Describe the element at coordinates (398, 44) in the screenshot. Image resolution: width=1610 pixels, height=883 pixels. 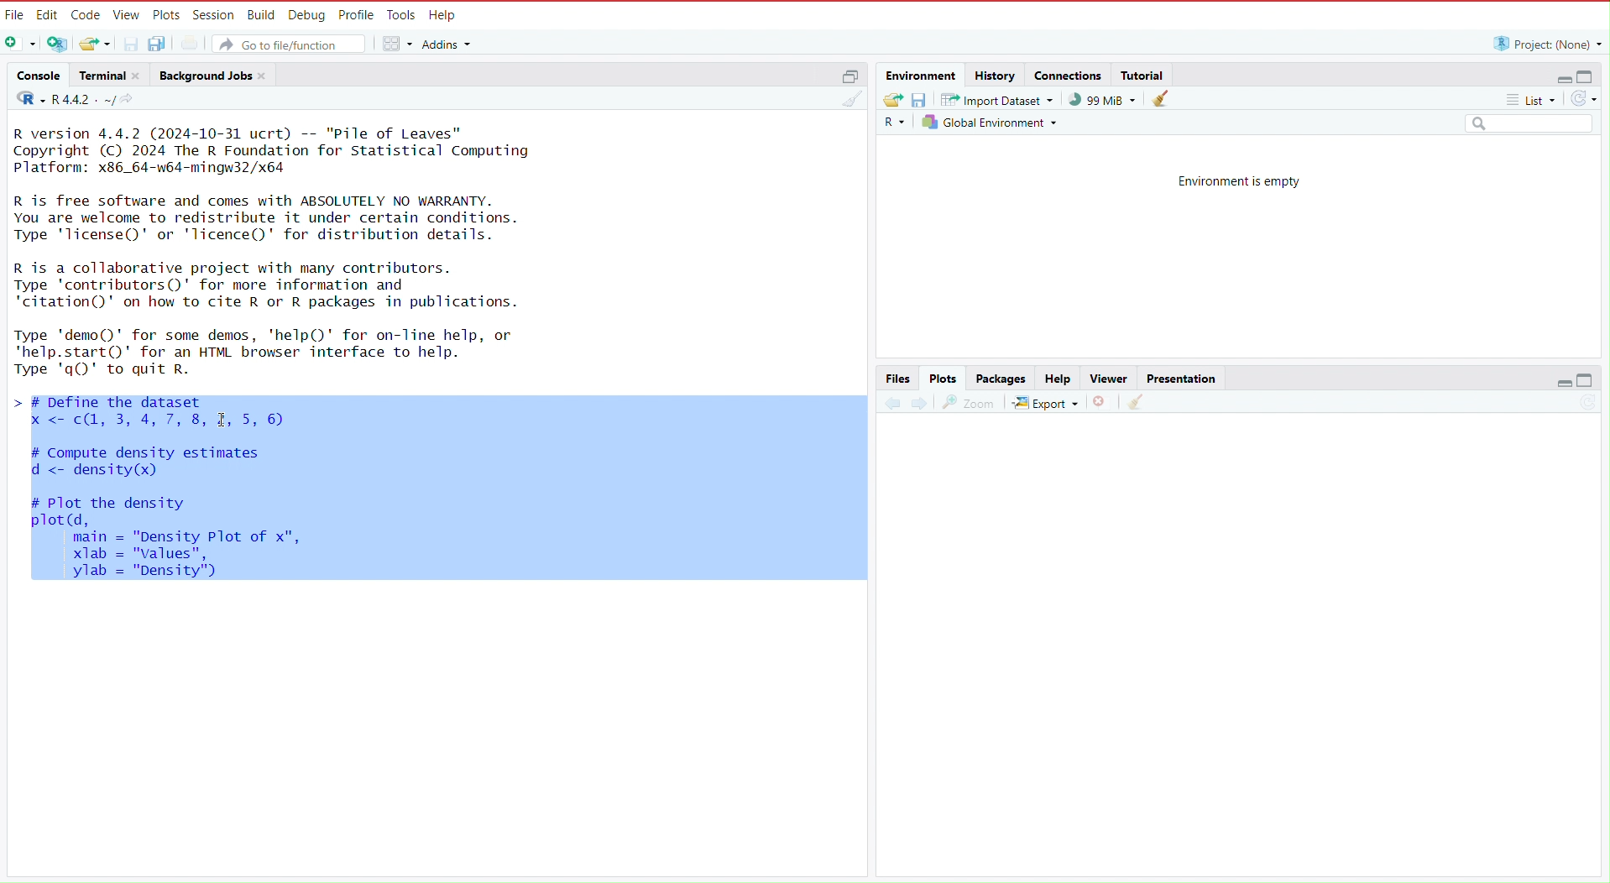
I see `workspace panes` at that location.